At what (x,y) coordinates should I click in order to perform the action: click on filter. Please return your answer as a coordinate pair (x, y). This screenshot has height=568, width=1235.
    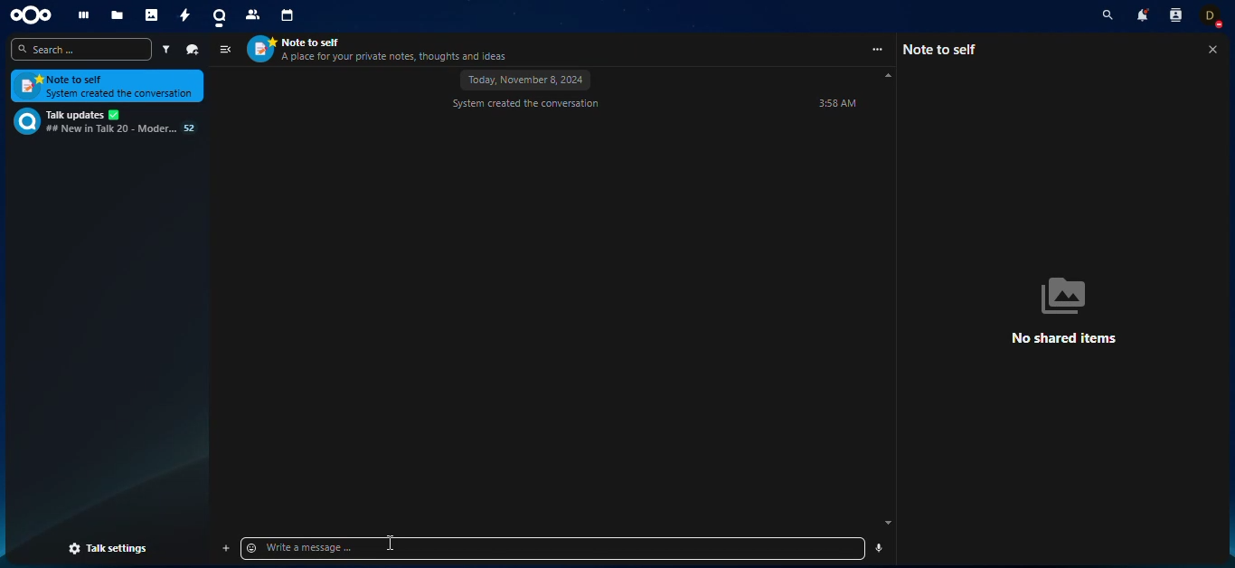
    Looking at the image, I should click on (165, 50).